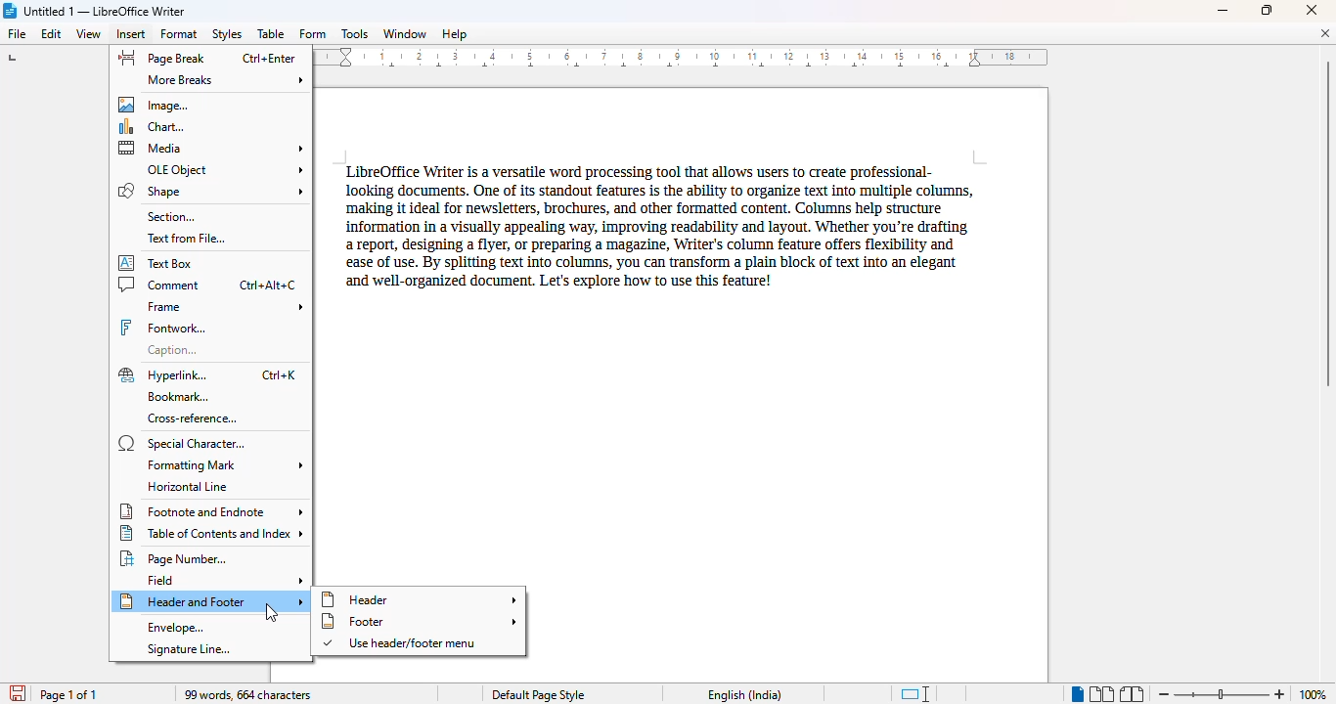 Image resolution: width=1336 pixels, height=704 pixels. I want to click on multi-page view, so click(1101, 694).